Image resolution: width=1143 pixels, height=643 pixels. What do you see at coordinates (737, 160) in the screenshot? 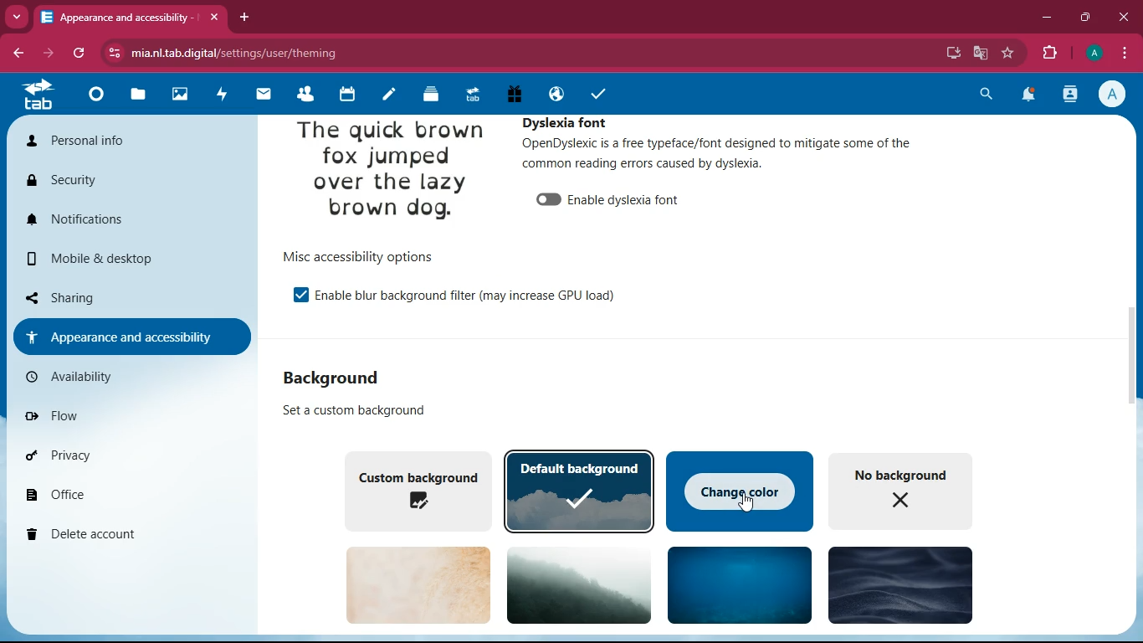
I see `OpenDyslexic is a free typeface/font designed to mitigate some of the  common reading errors caused by dyslexia.` at bounding box center [737, 160].